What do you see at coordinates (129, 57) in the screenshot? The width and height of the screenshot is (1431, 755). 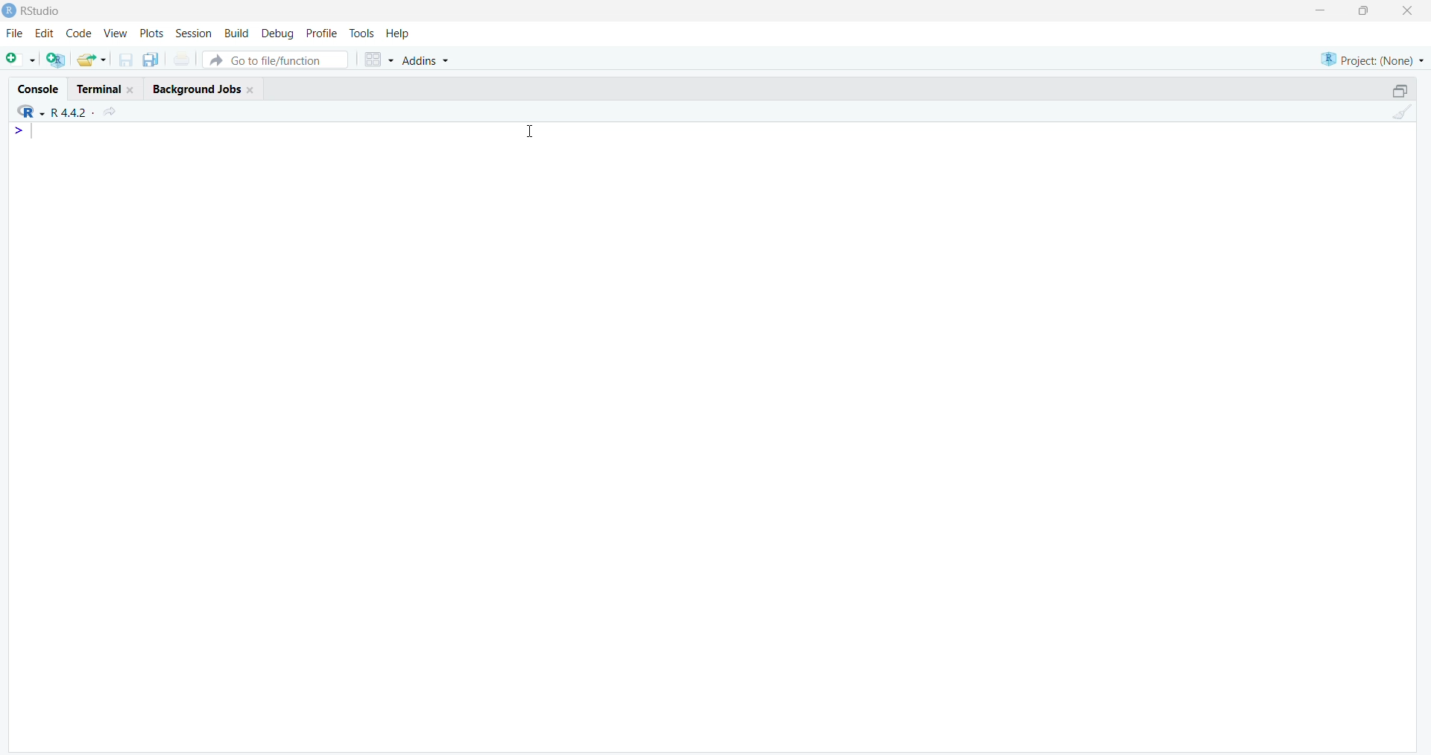 I see `Save current document (Ctrl + S)` at bounding box center [129, 57].